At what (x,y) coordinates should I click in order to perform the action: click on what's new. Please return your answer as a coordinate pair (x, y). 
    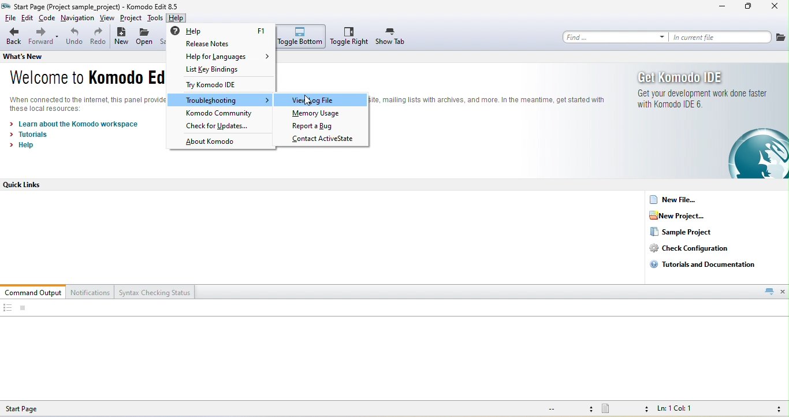
    Looking at the image, I should click on (33, 56).